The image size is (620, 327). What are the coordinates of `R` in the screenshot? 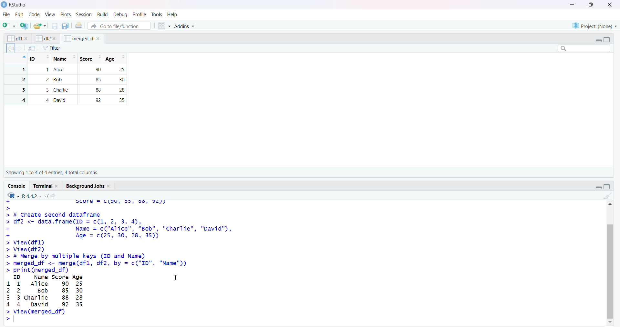 It's located at (13, 195).